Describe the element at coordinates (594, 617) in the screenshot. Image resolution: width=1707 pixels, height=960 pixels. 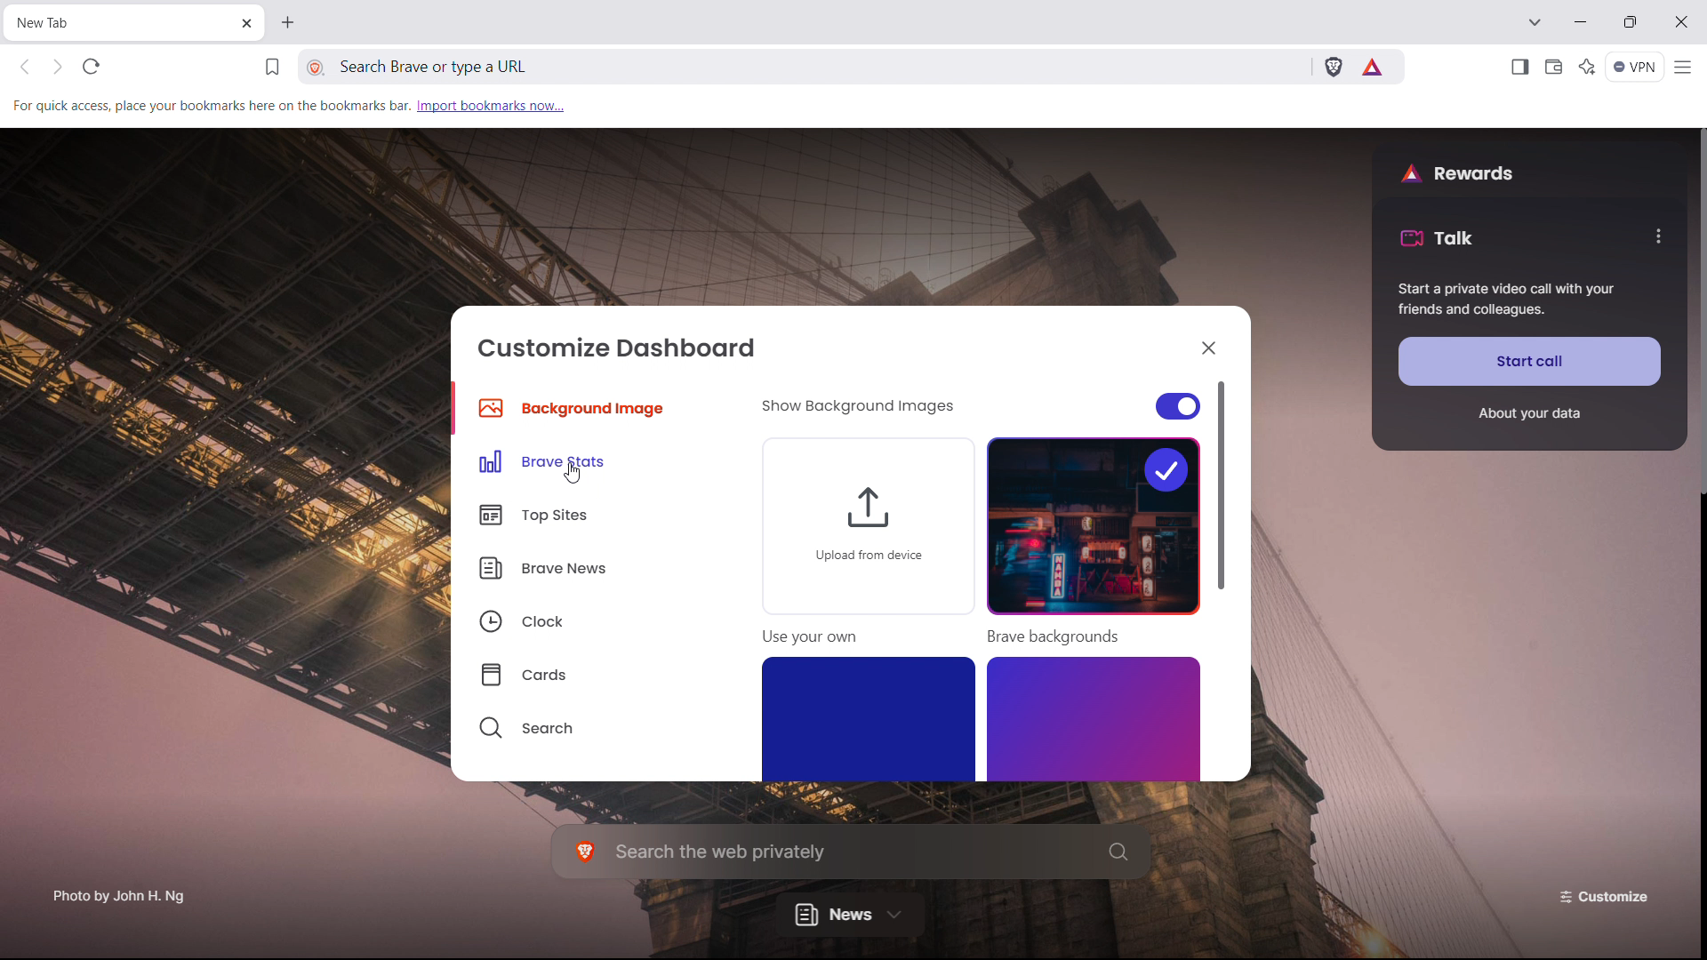
I see `clock` at that location.